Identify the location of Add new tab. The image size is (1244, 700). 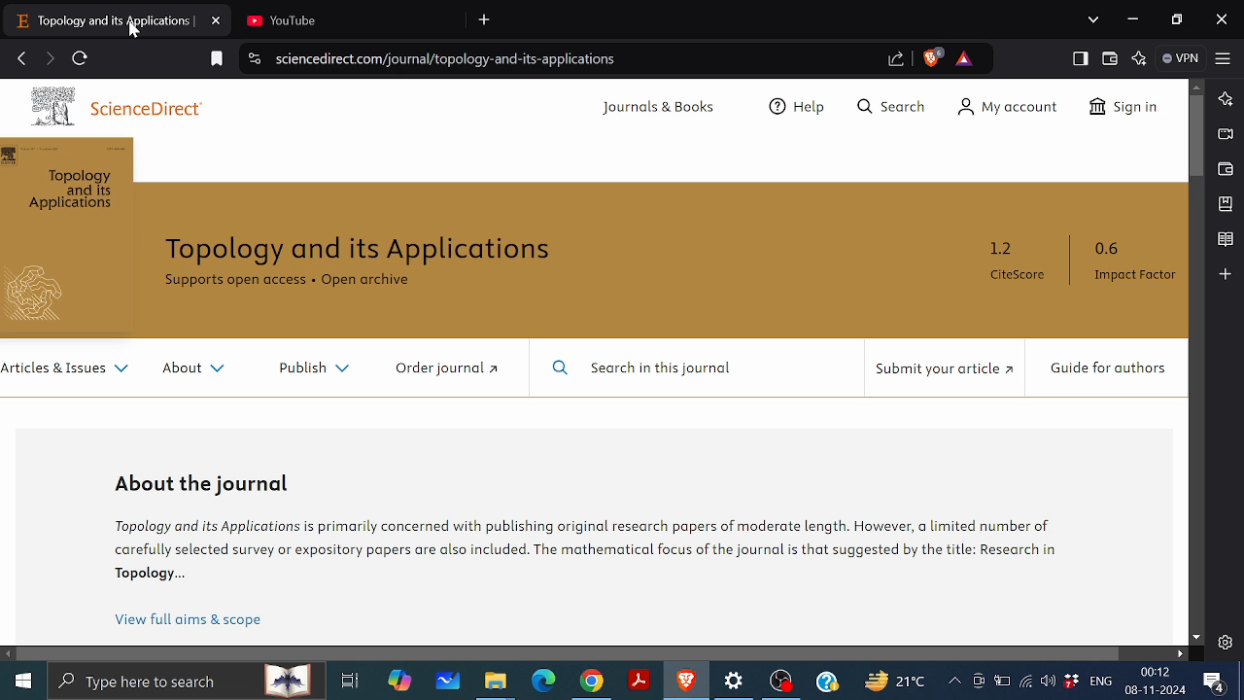
(486, 20).